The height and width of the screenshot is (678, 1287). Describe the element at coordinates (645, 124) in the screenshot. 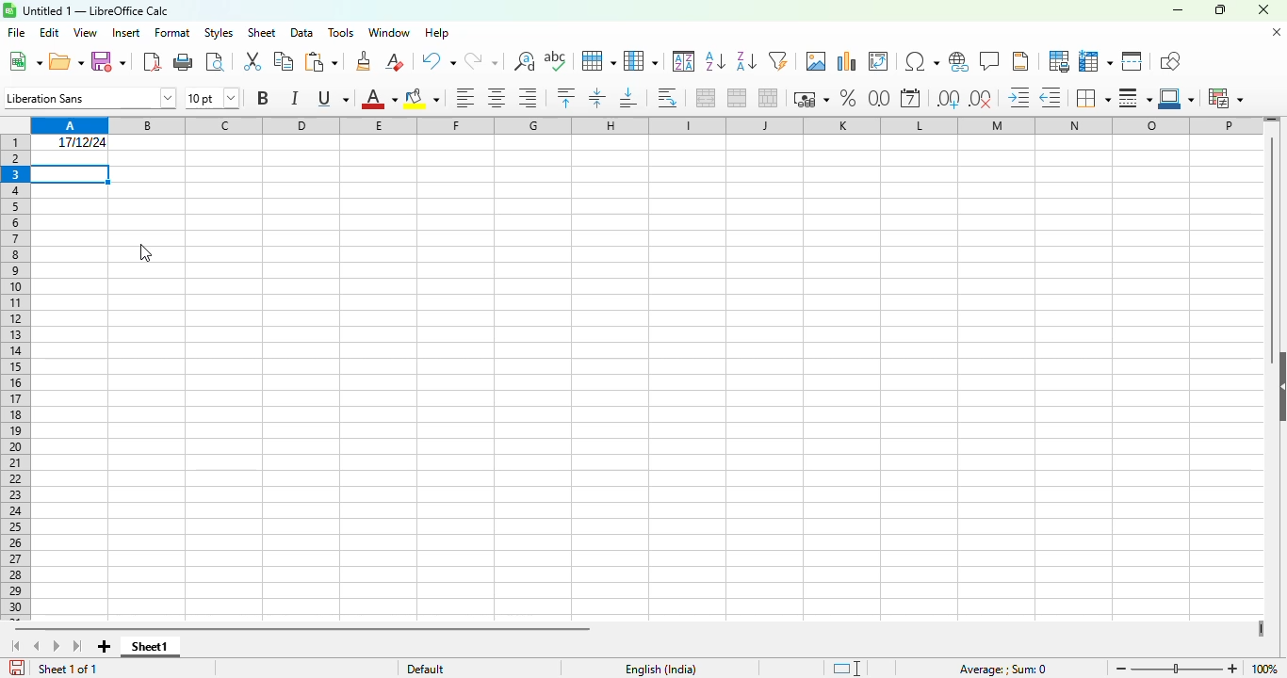

I see `columns` at that location.